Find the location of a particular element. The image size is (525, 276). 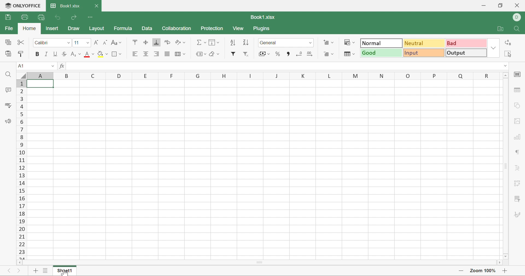

Add sheet is located at coordinates (35, 271).